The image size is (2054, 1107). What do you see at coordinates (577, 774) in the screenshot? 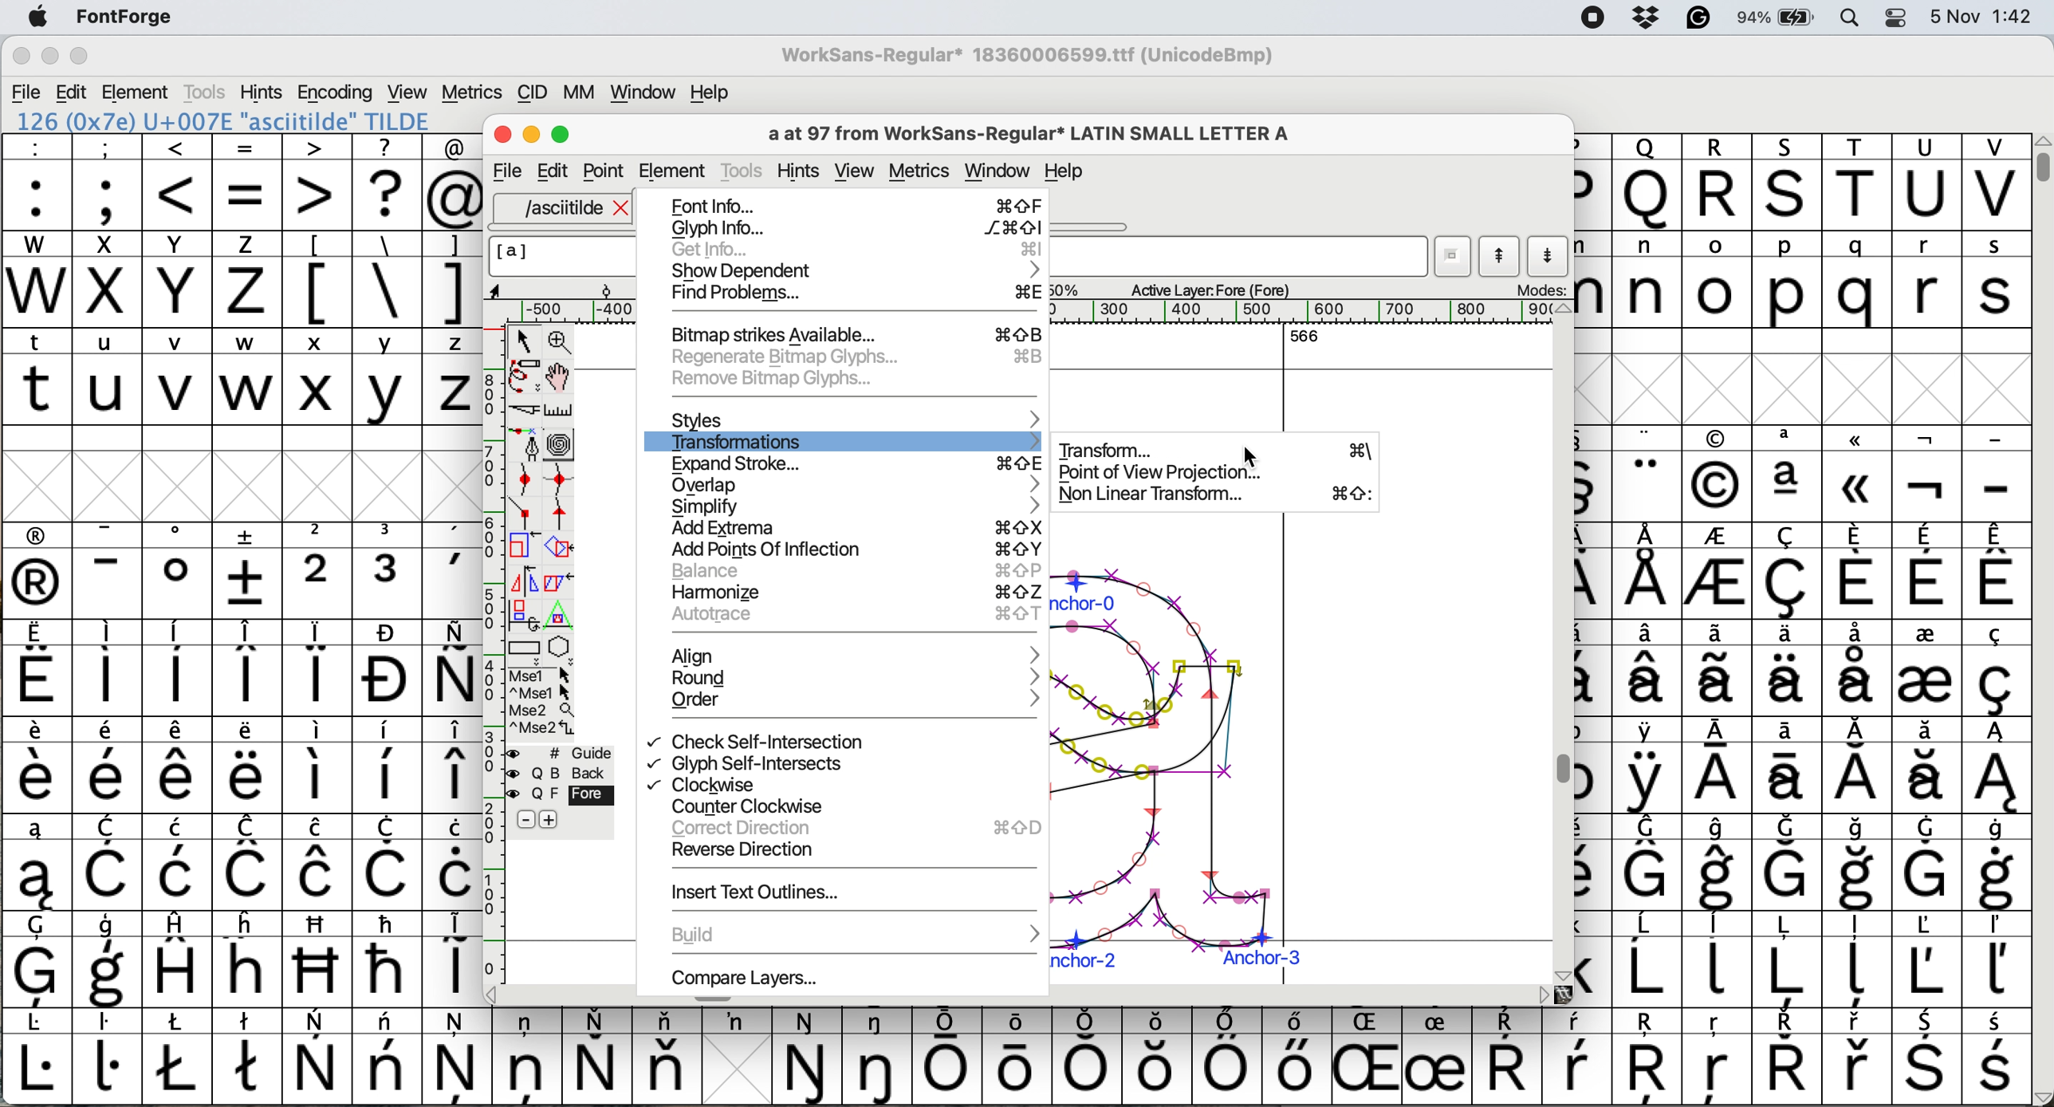
I see `Background` at bounding box center [577, 774].